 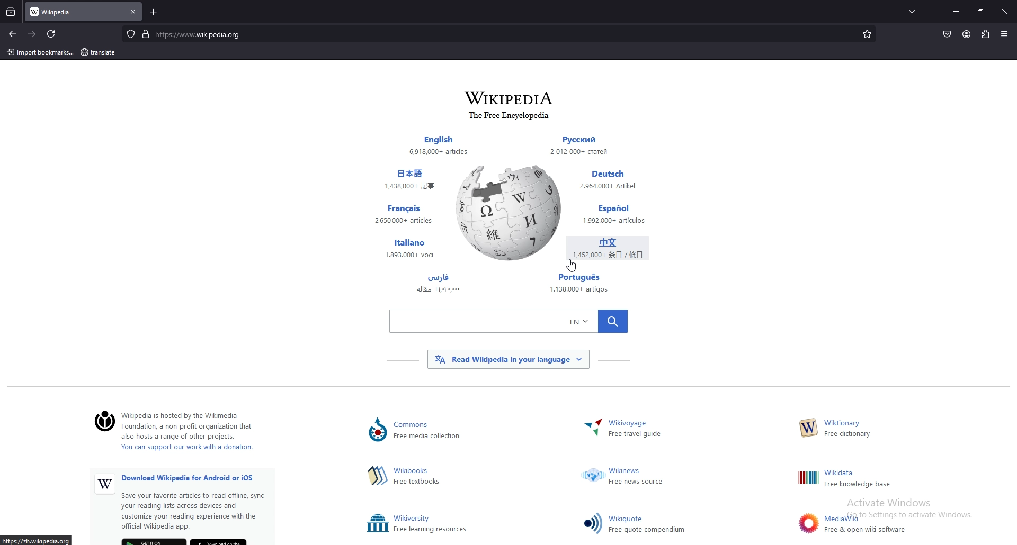 I want to click on , so click(x=508, y=213).